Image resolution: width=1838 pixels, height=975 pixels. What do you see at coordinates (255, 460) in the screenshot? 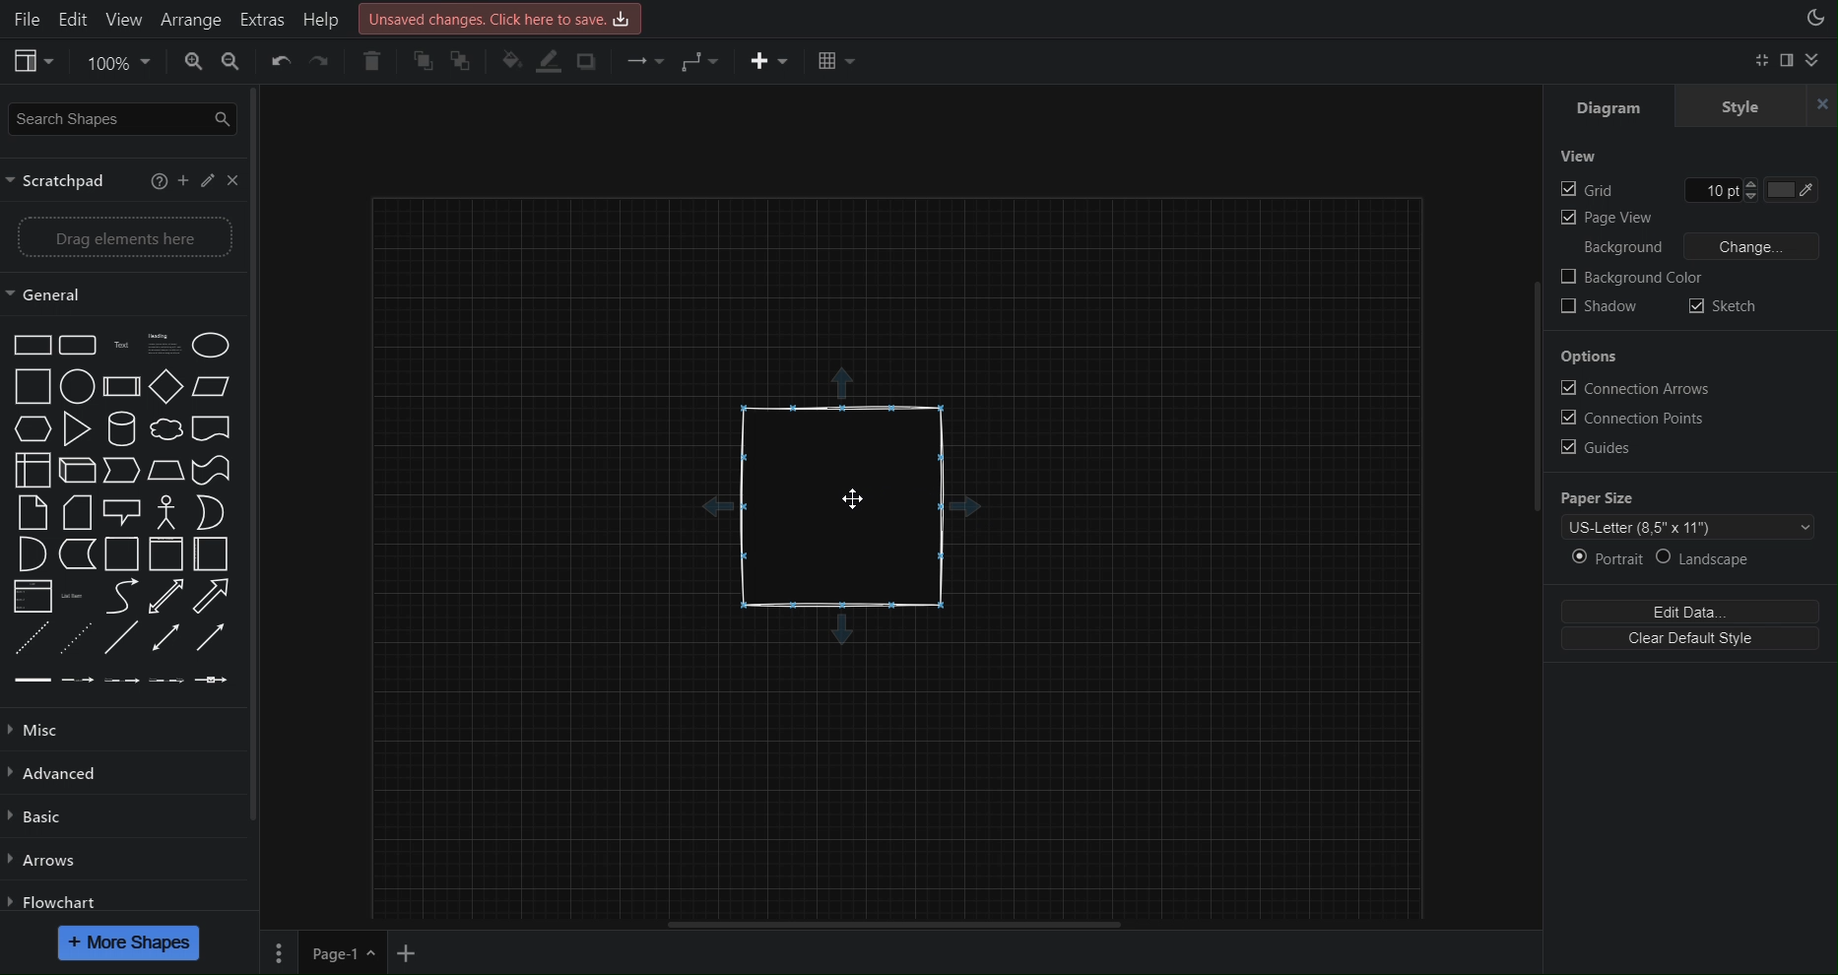
I see `Scrollbar` at bounding box center [255, 460].